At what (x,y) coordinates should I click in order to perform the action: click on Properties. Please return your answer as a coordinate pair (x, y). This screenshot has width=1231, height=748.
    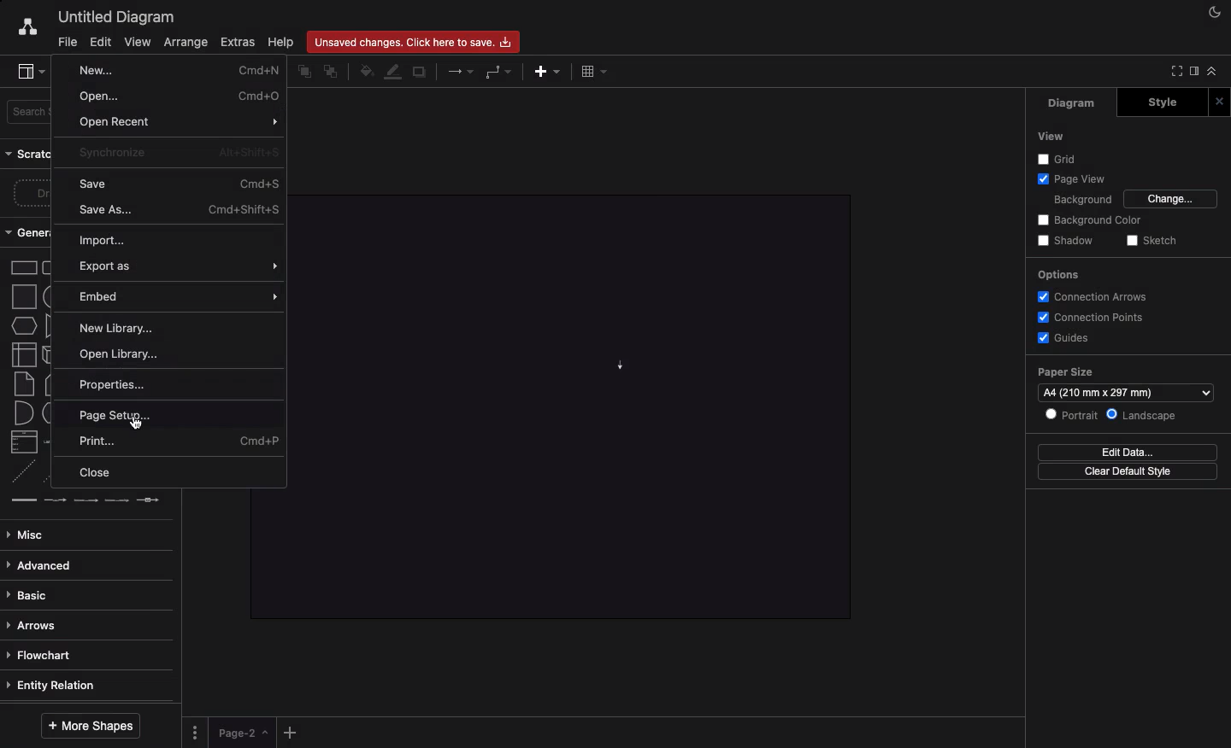
    Looking at the image, I should click on (180, 383).